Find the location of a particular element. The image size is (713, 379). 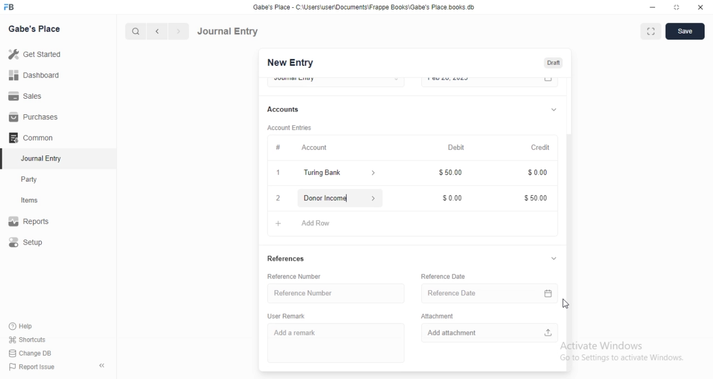

Common is located at coordinates (34, 138).